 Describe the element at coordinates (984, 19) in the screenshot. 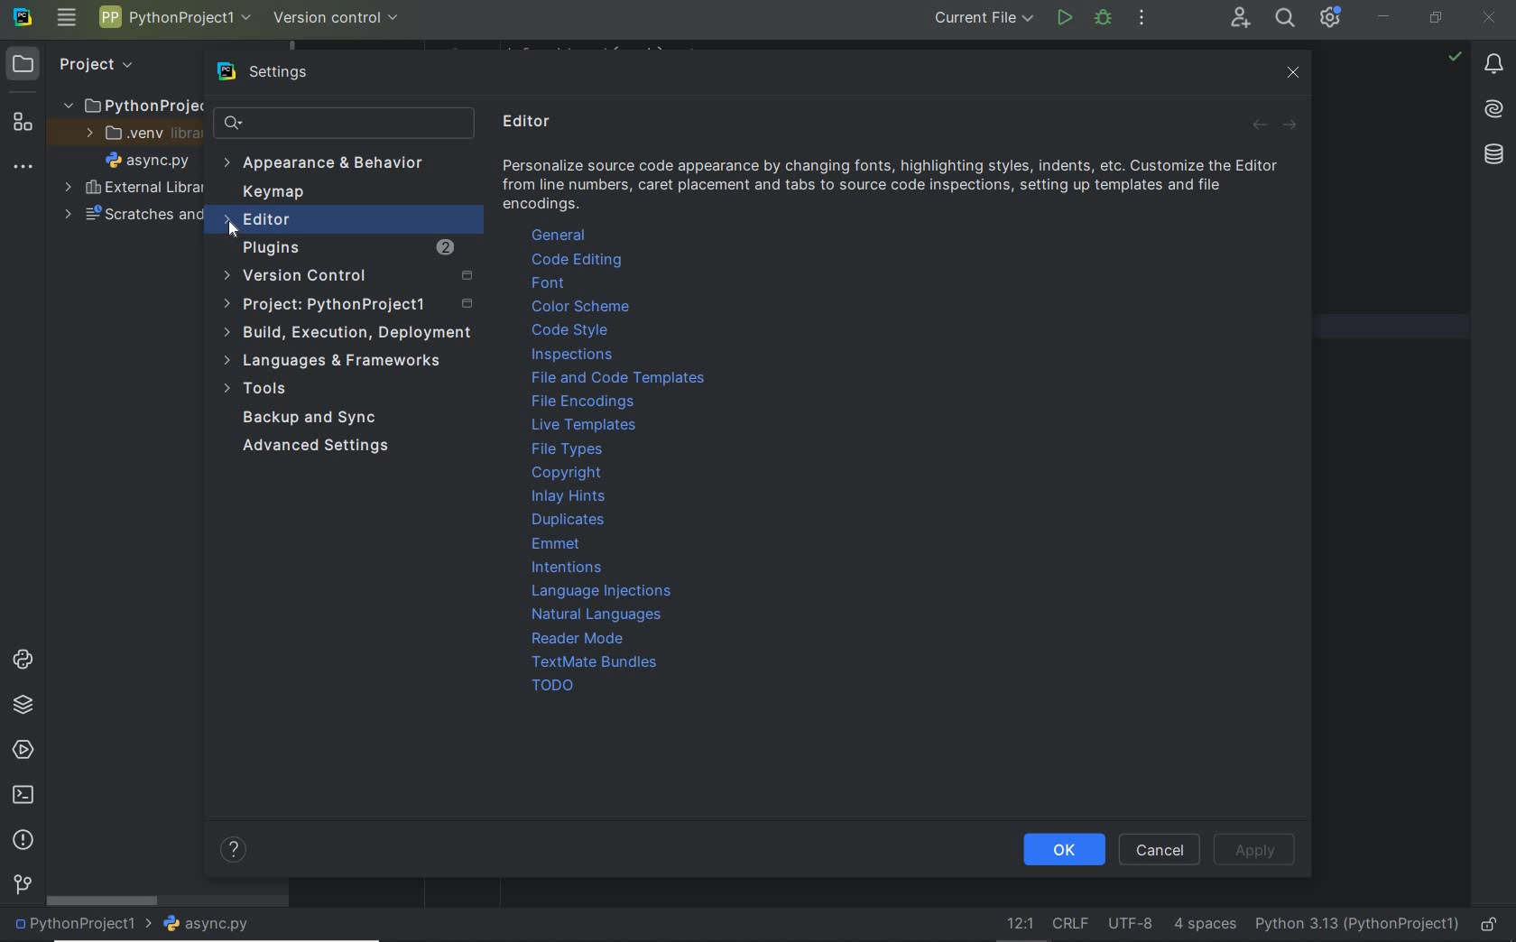

I see `current file` at that location.